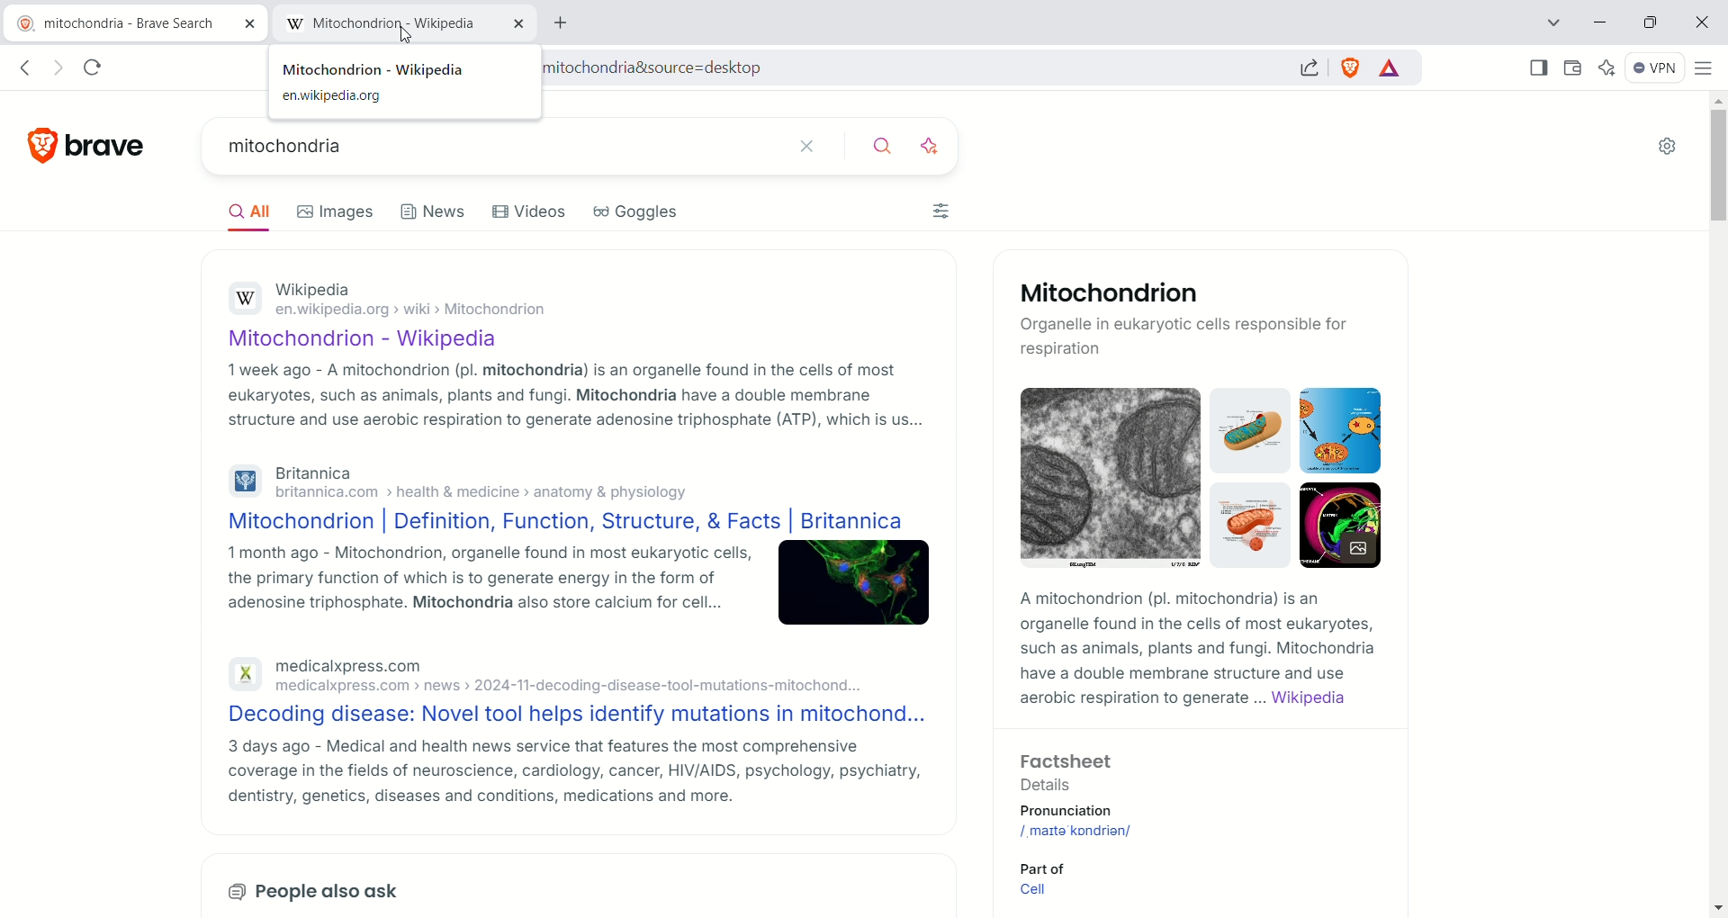  I want to click on news, so click(433, 215).